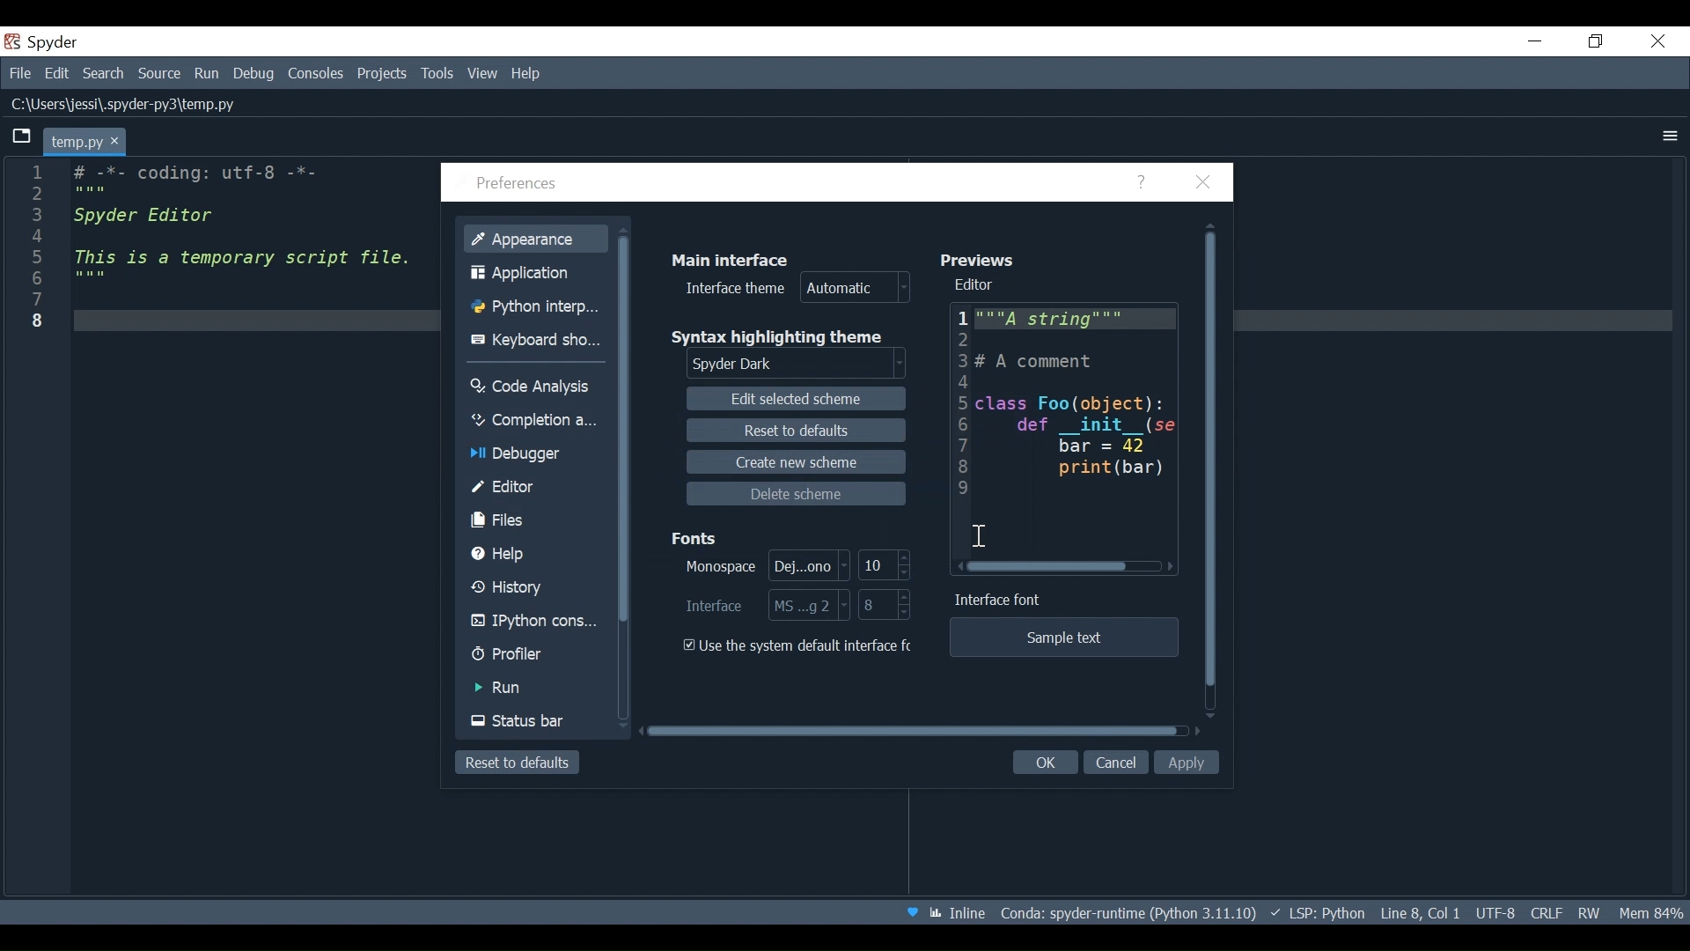 The width and height of the screenshot is (1690, 951). What do you see at coordinates (1002, 601) in the screenshot?
I see `Interface Font` at bounding box center [1002, 601].